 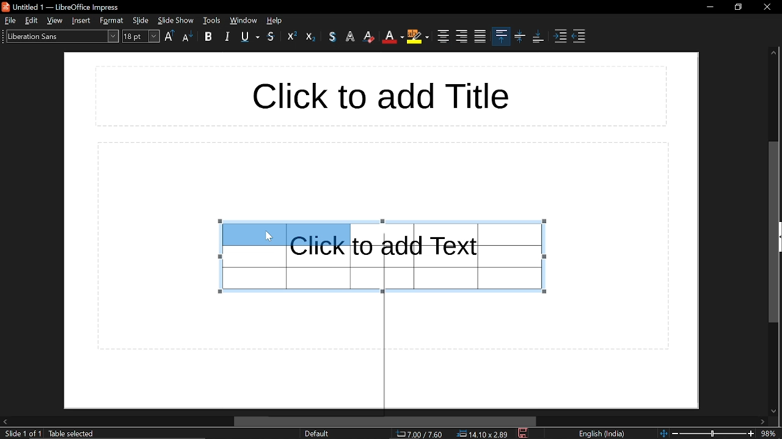 What do you see at coordinates (520, 37) in the screenshot?
I see `center vertically` at bounding box center [520, 37].